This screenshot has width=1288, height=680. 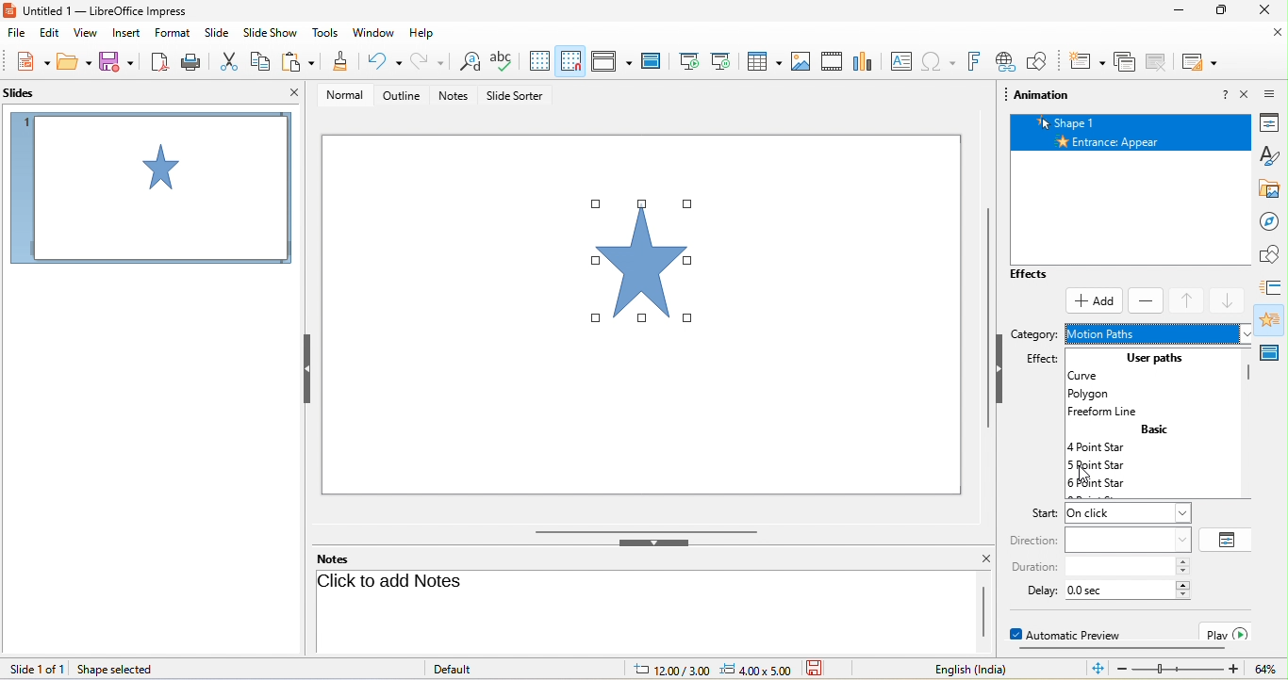 I want to click on slide1, so click(x=150, y=191).